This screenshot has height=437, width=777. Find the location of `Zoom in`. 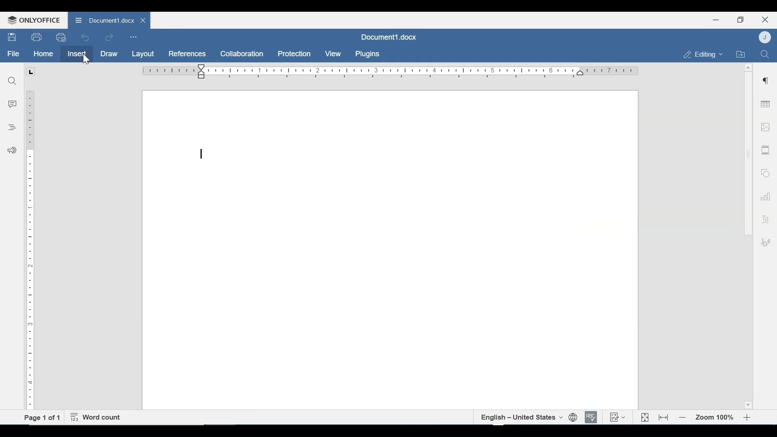

Zoom in is located at coordinates (749, 418).